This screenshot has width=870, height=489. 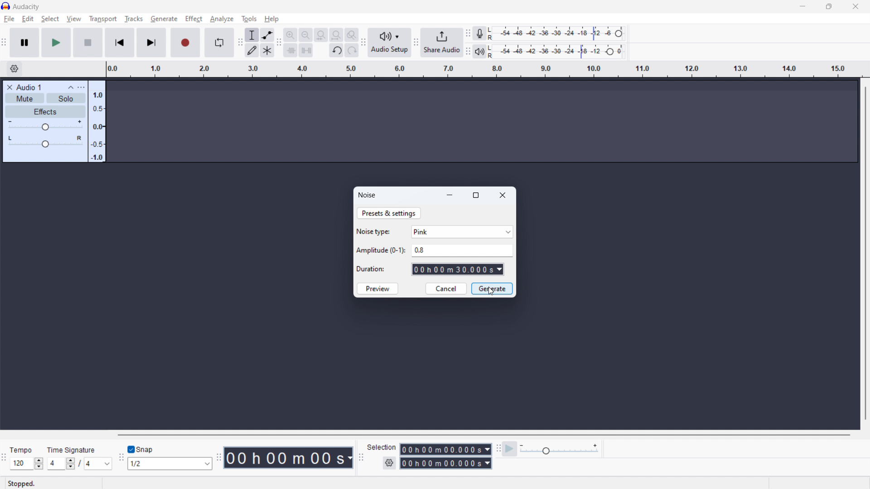 I want to click on vertical scrollbar, so click(x=866, y=252).